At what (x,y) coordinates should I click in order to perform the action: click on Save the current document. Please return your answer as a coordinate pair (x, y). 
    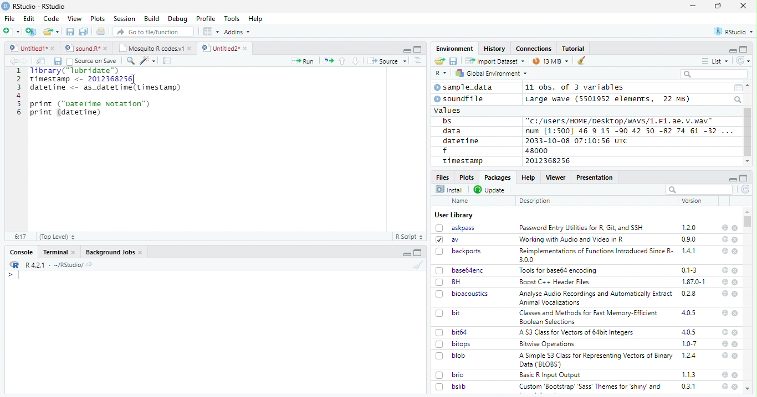
    Looking at the image, I should click on (70, 32).